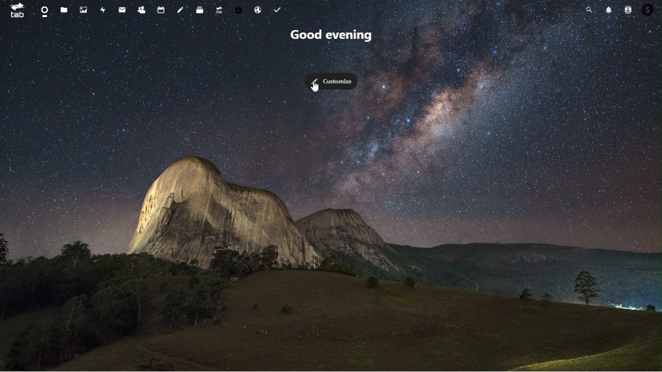 This screenshot has height=372, width=662. What do you see at coordinates (259, 10) in the screenshot?
I see `email hosting` at bounding box center [259, 10].